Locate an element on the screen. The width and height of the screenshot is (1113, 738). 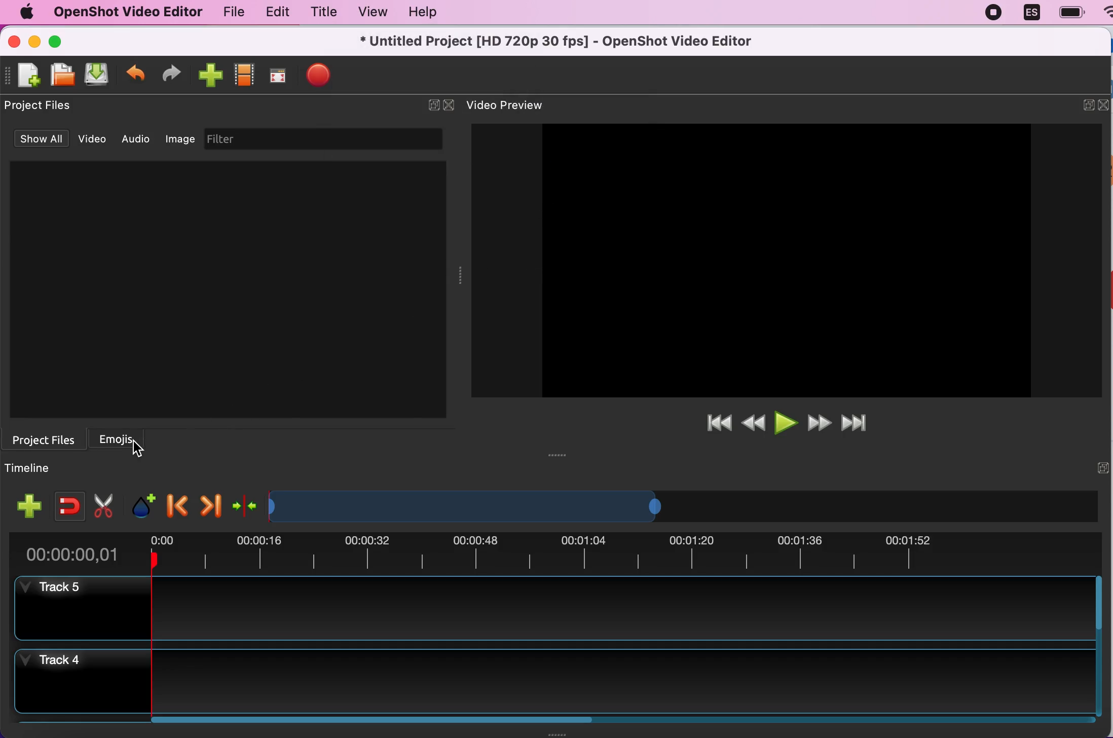
choose profiles is located at coordinates (244, 75).